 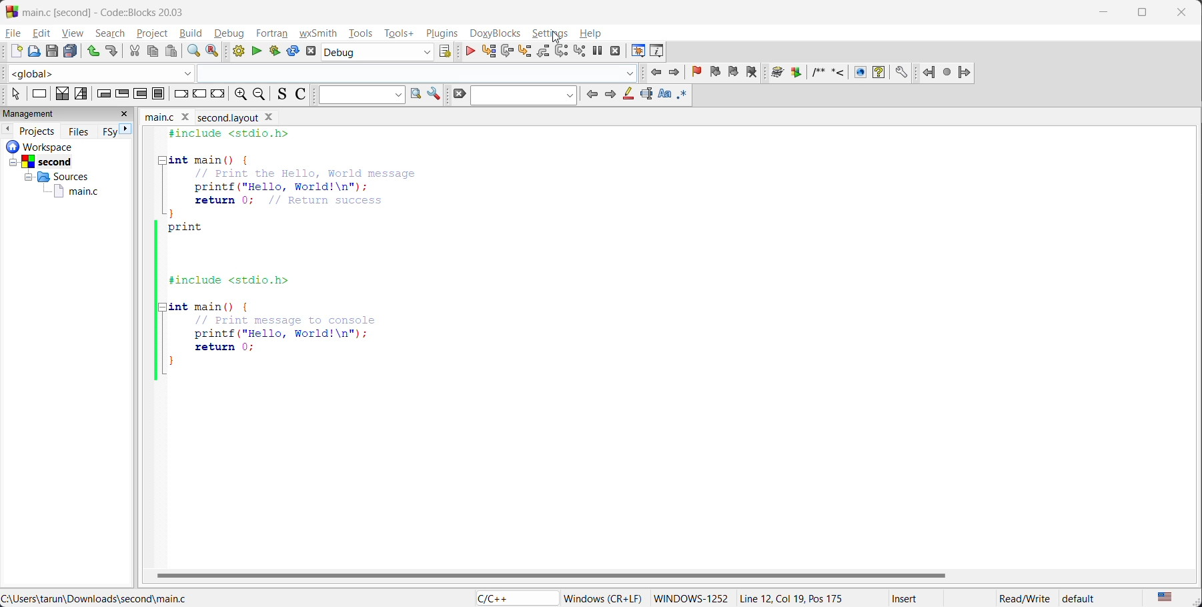 What do you see at coordinates (7, 130) in the screenshot?
I see `previous` at bounding box center [7, 130].